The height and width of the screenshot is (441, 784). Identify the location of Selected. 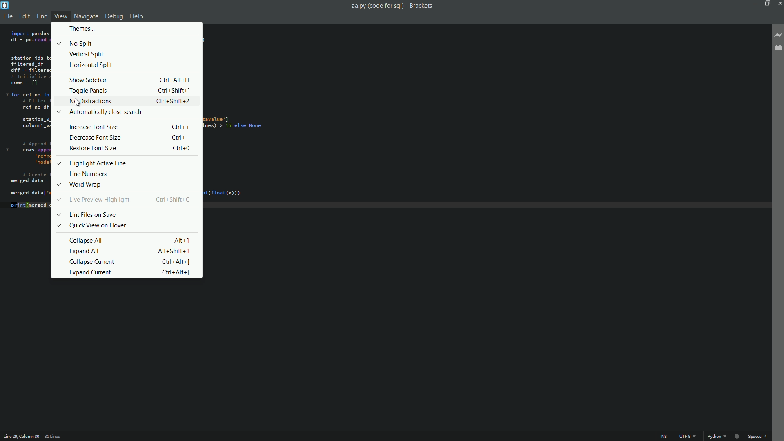
(59, 163).